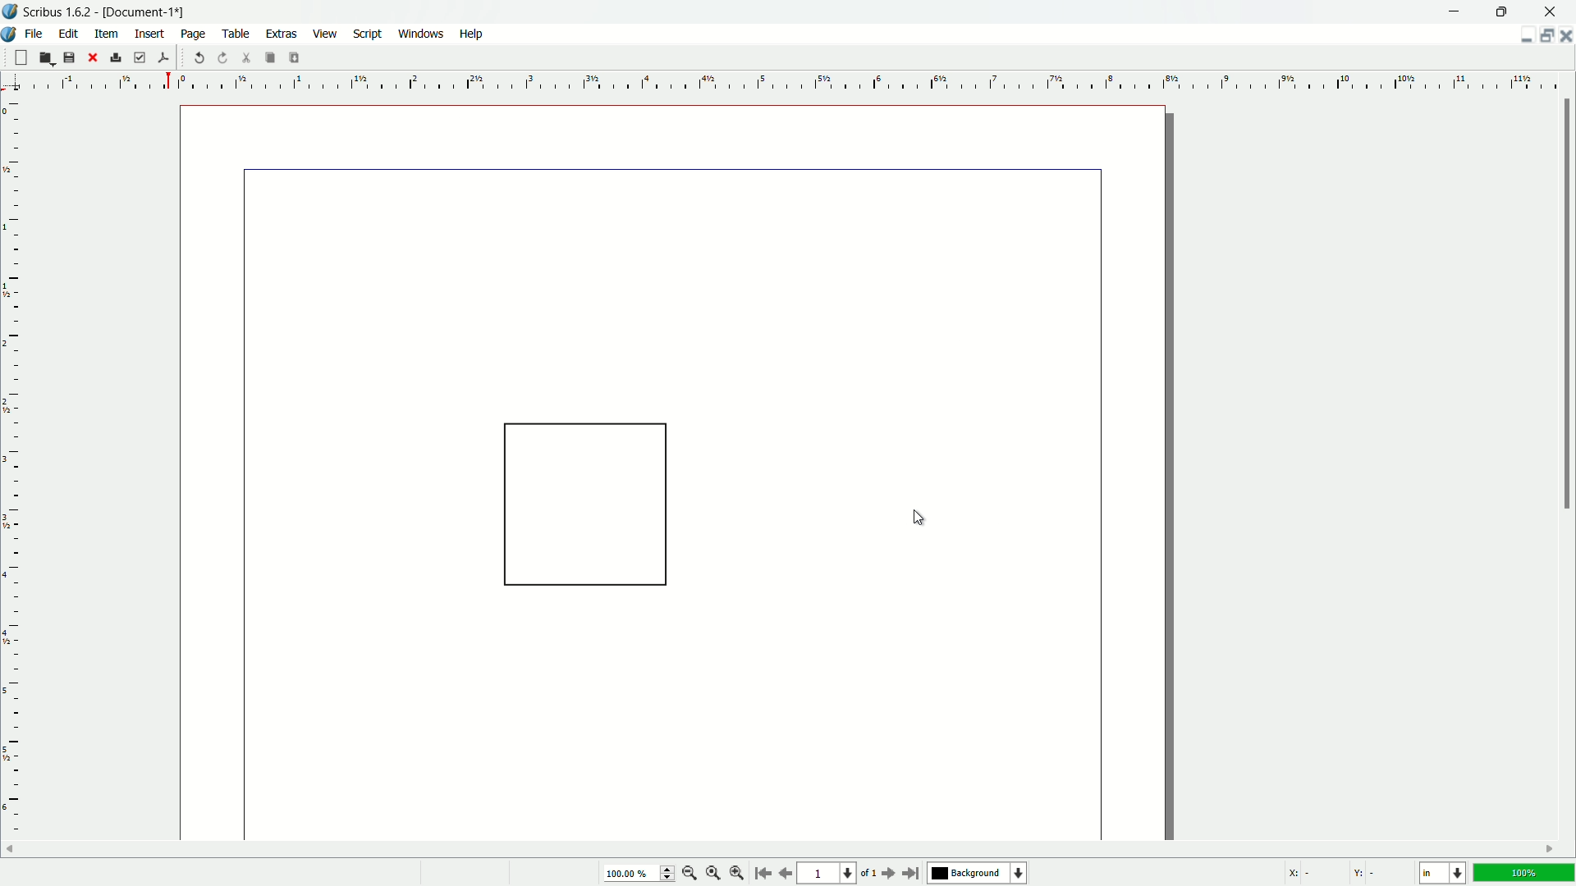 The width and height of the screenshot is (1576, 886). I want to click on cut, so click(244, 57).